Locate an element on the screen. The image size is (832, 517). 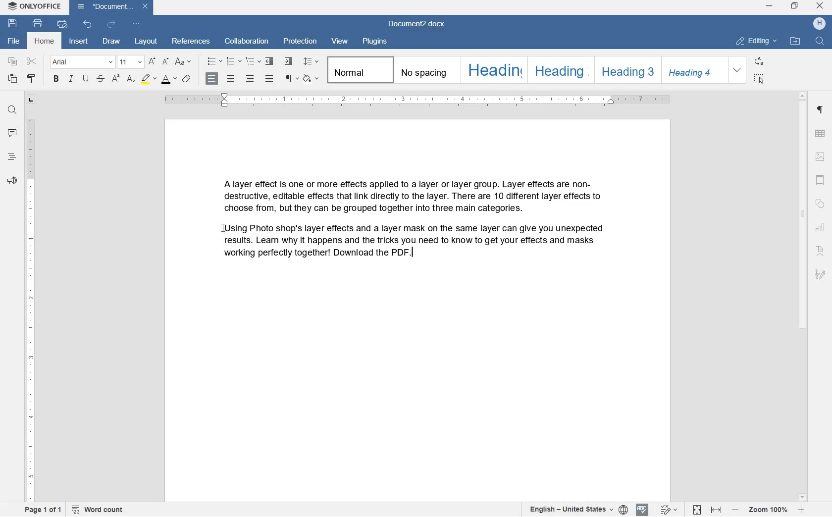
CLEAR STYLE is located at coordinates (189, 79).